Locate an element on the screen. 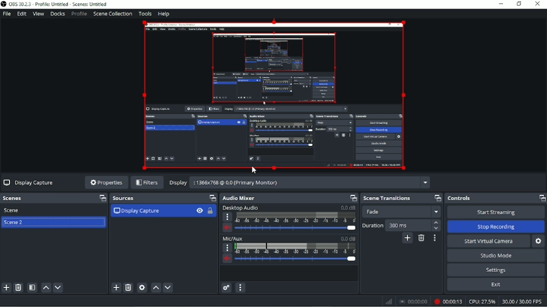 Image resolution: width=547 pixels, height=307 pixels. Transition properties is located at coordinates (435, 238).